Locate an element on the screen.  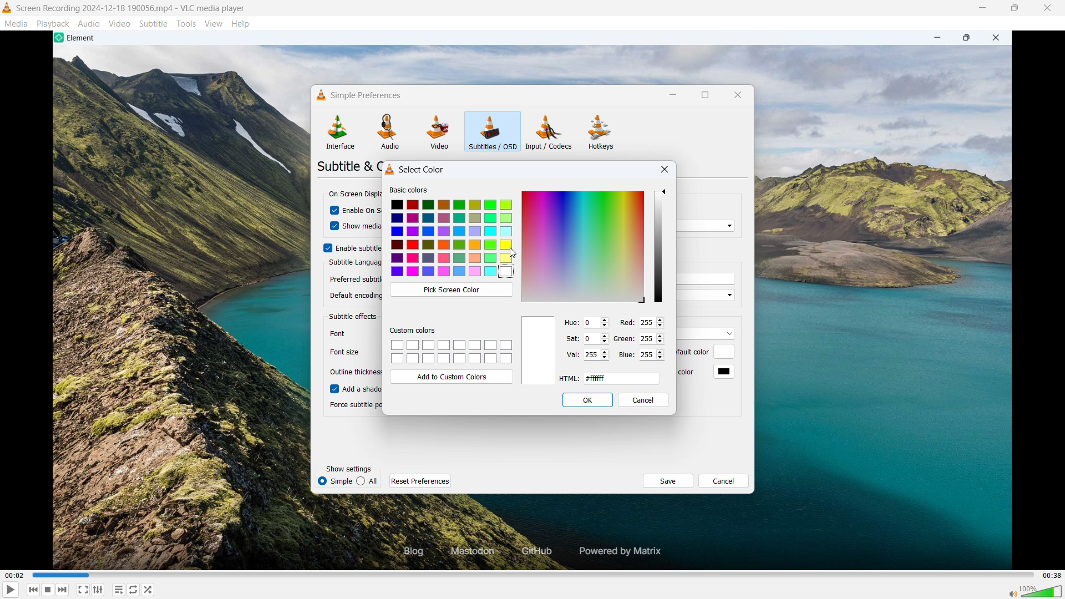
Interface  is located at coordinates (340, 131).